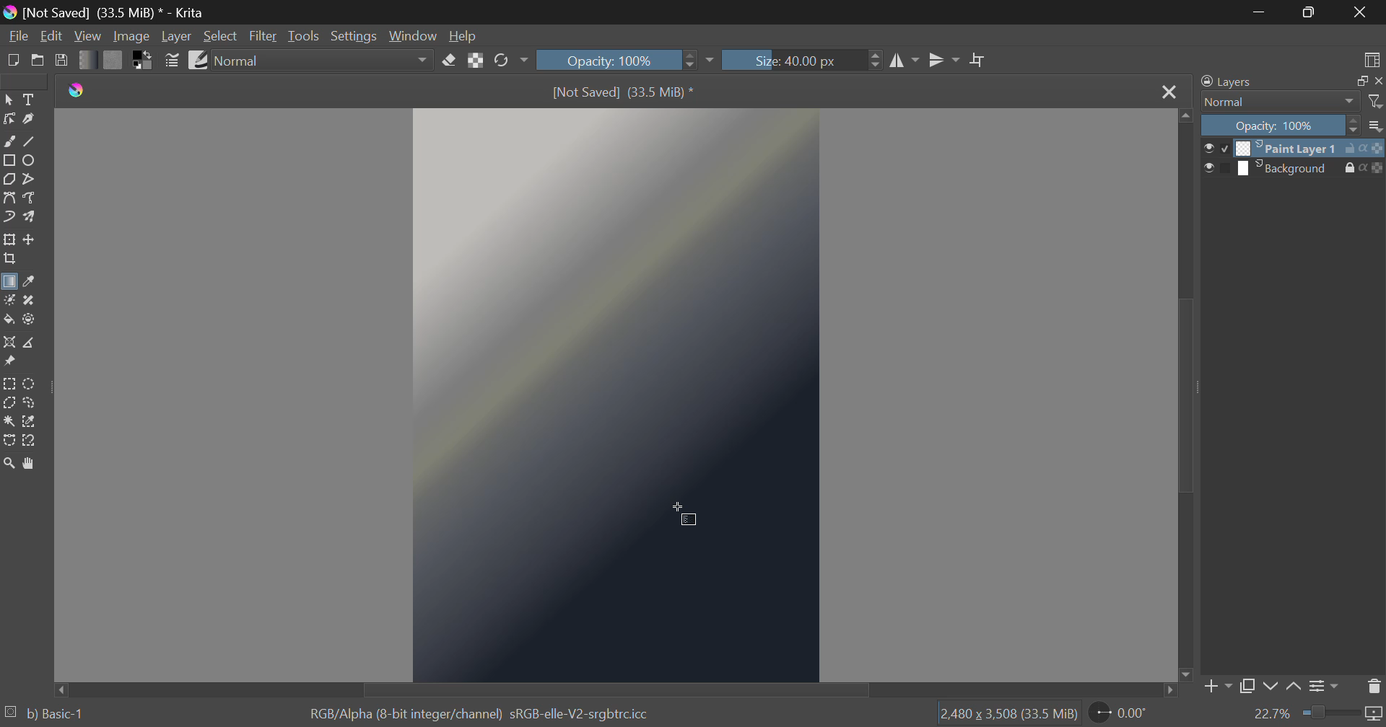 This screenshot has height=727, width=1386. Describe the element at coordinates (614, 303) in the screenshot. I see `Reflective Metallic Gradient Applied` at that location.